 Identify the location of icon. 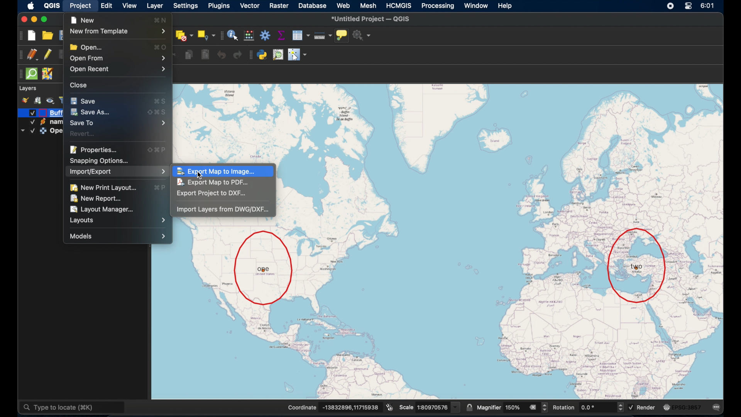
(42, 122).